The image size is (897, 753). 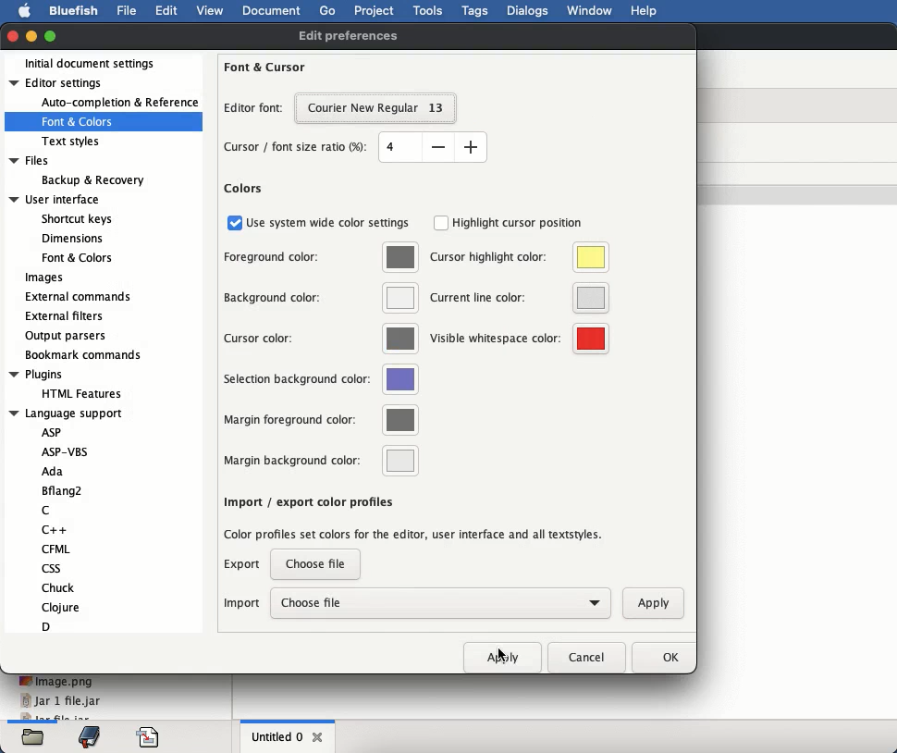 I want to click on project, so click(x=376, y=11).